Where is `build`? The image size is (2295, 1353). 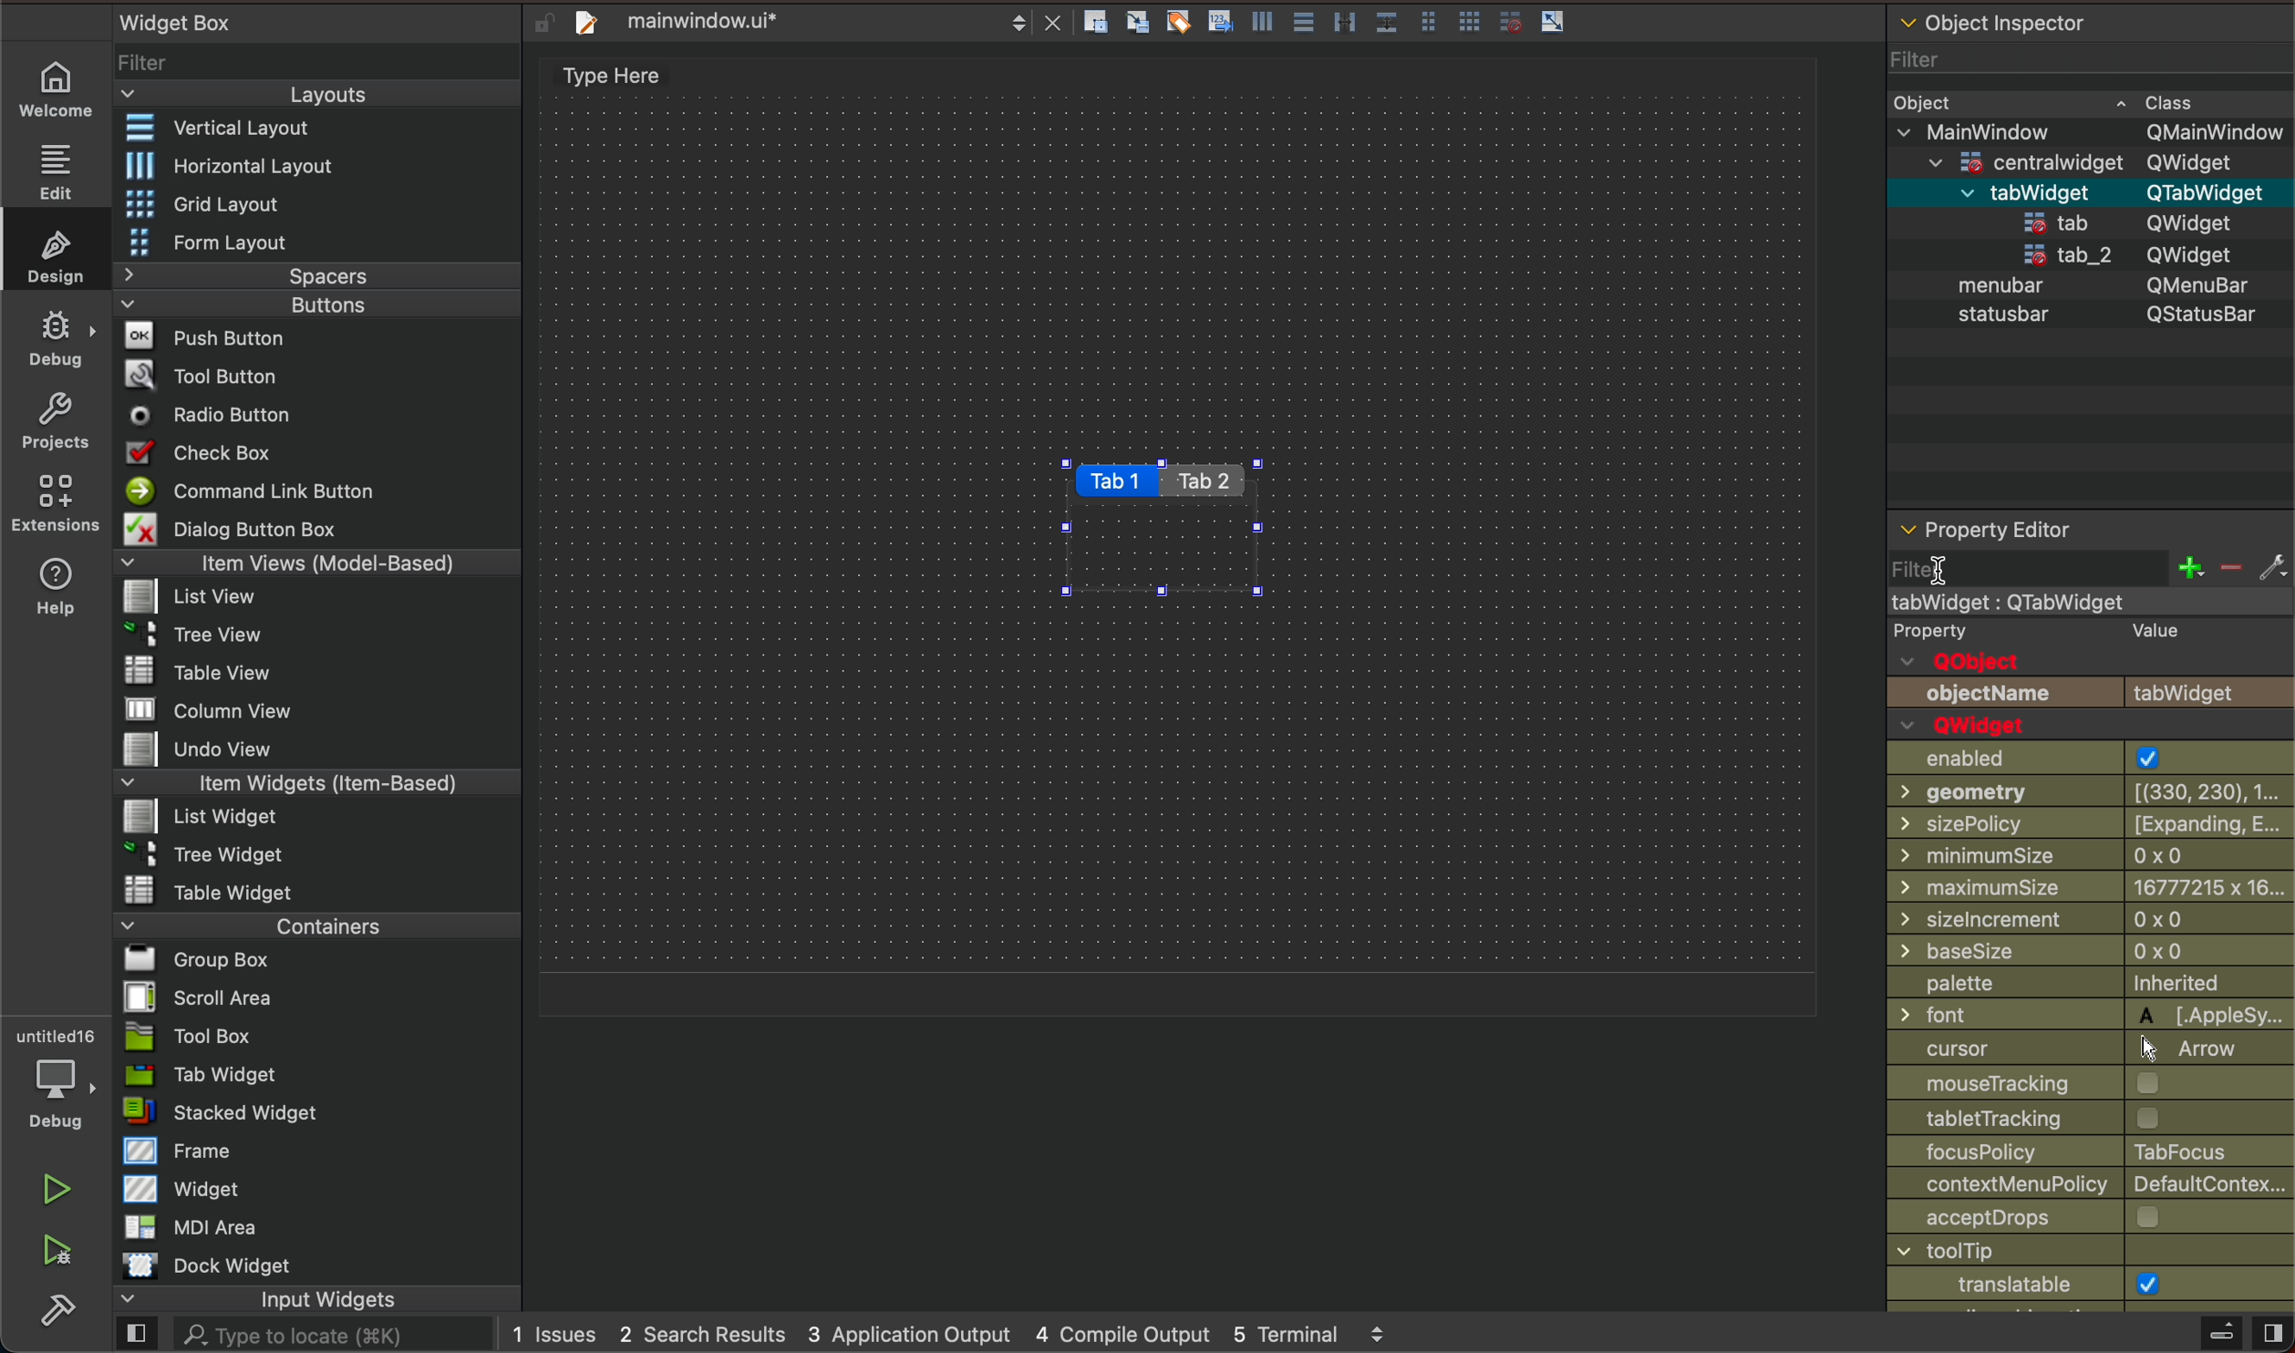 build is located at coordinates (67, 1314).